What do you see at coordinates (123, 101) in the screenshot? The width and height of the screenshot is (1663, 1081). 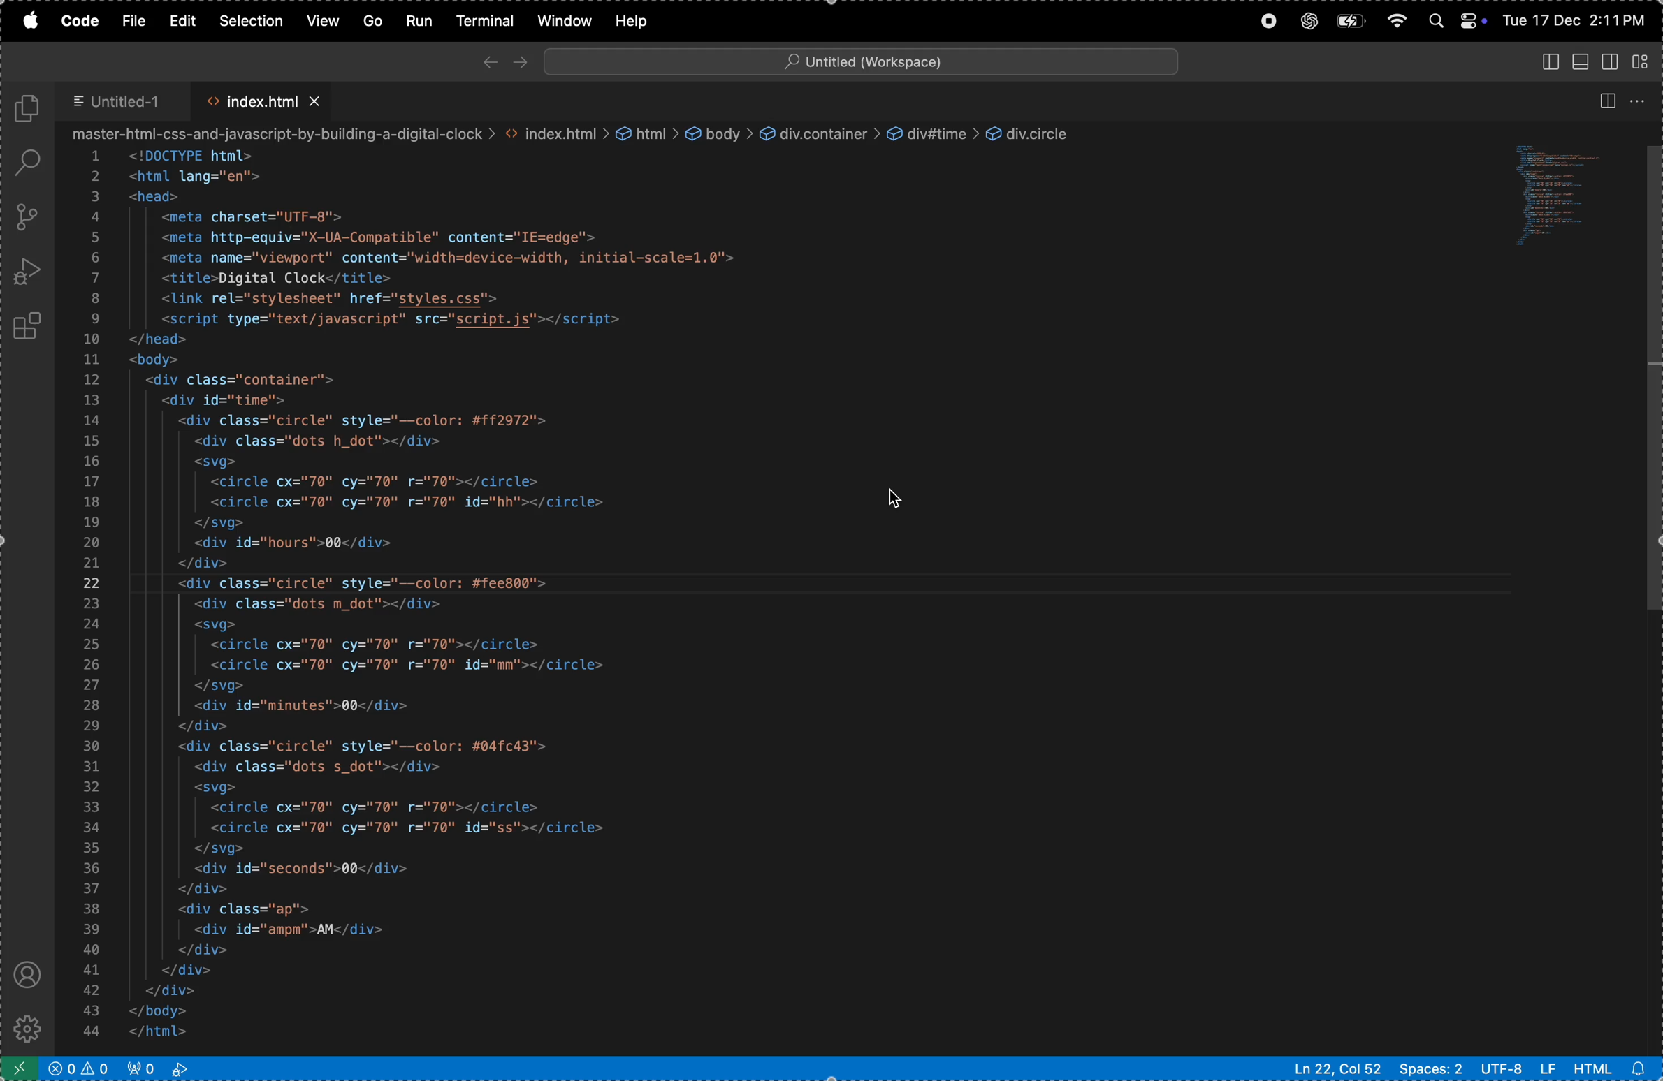 I see `untitled 1` at bounding box center [123, 101].